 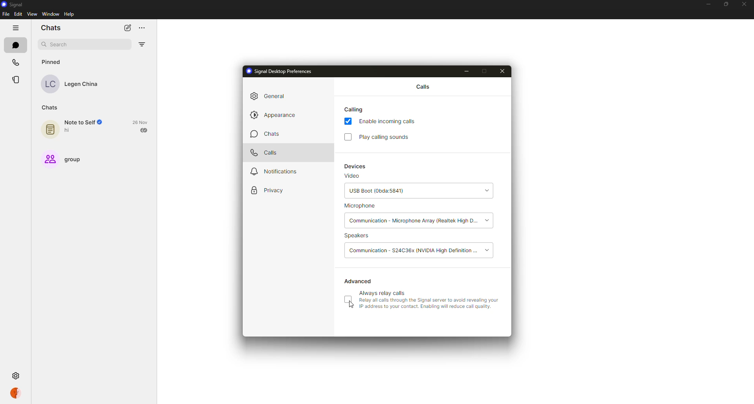 What do you see at coordinates (16, 80) in the screenshot?
I see `stories` at bounding box center [16, 80].